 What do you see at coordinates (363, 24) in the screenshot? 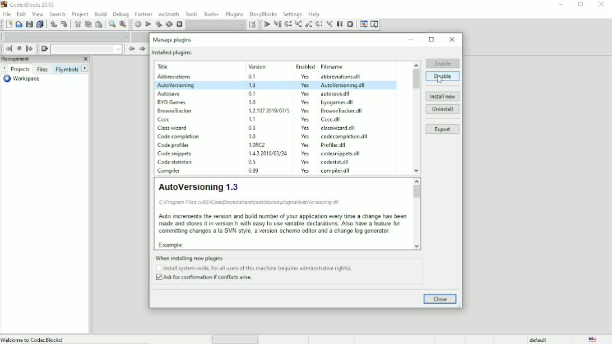
I see `Debugging window` at bounding box center [363, 24].